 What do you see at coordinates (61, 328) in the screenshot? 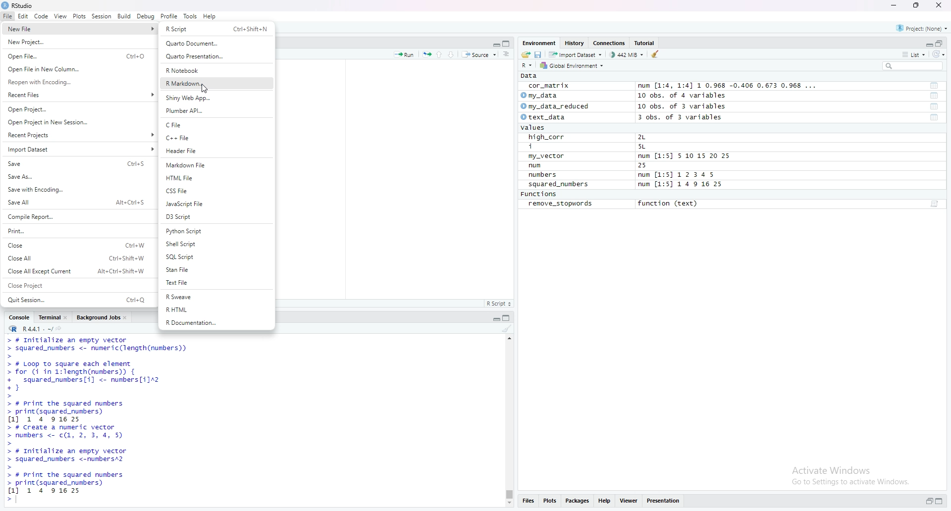
I see `view the current working` at bounding box center [61, 328].